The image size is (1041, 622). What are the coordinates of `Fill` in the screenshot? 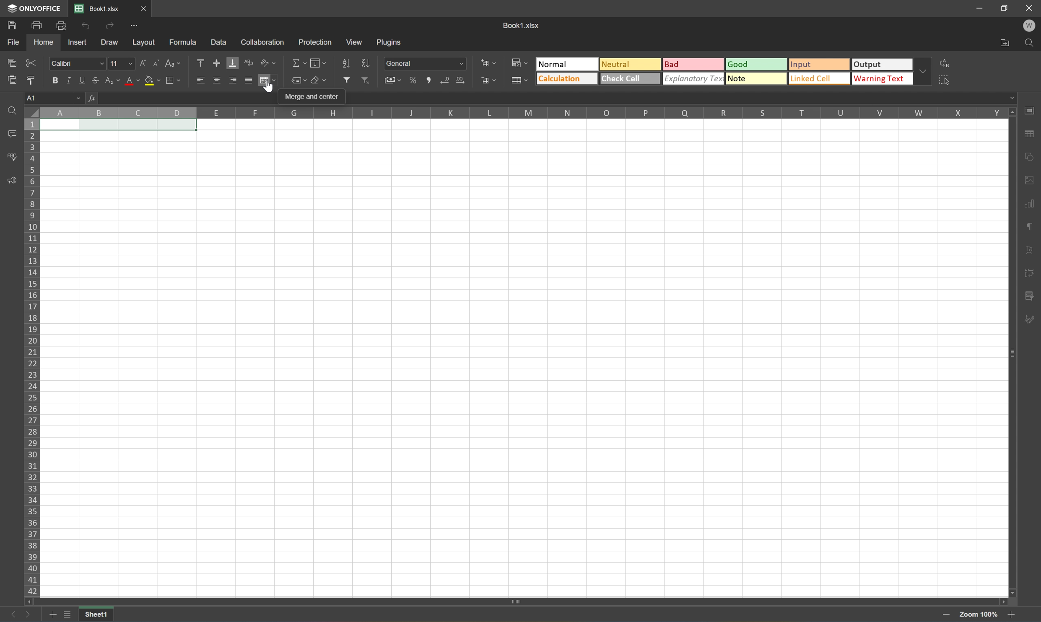 It's located at (318, 63).